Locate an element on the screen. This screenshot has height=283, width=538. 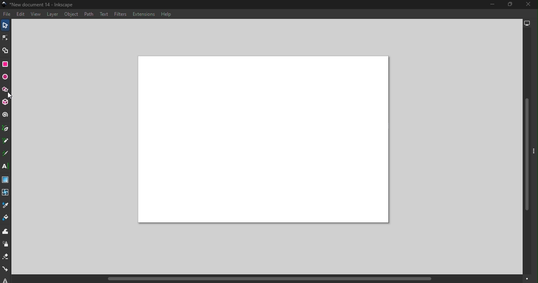
Pen tool is located at coordinates (6, 129).